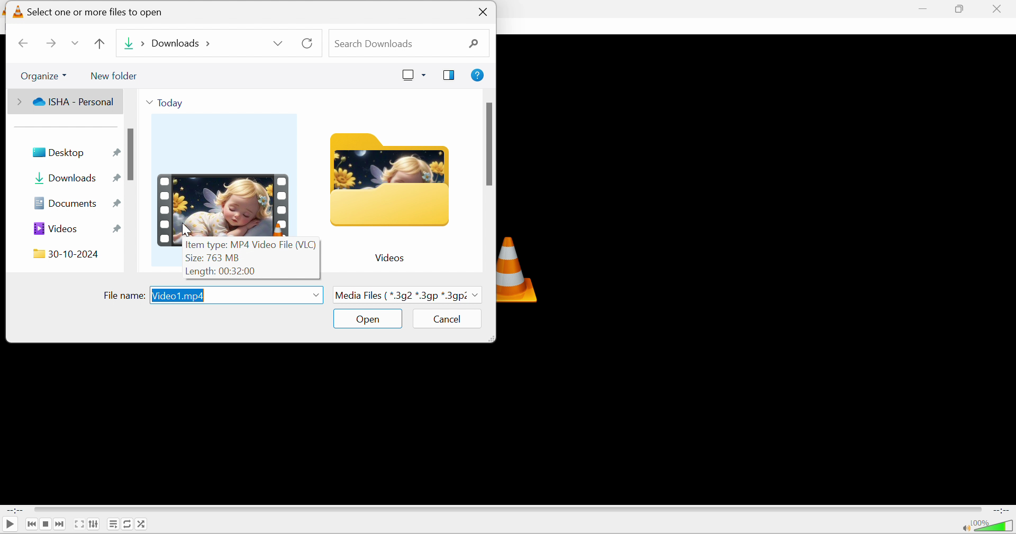 Image resolution: width=1016 pixels, height=534 pixels. I want to click on Videos, so click(56, 230).